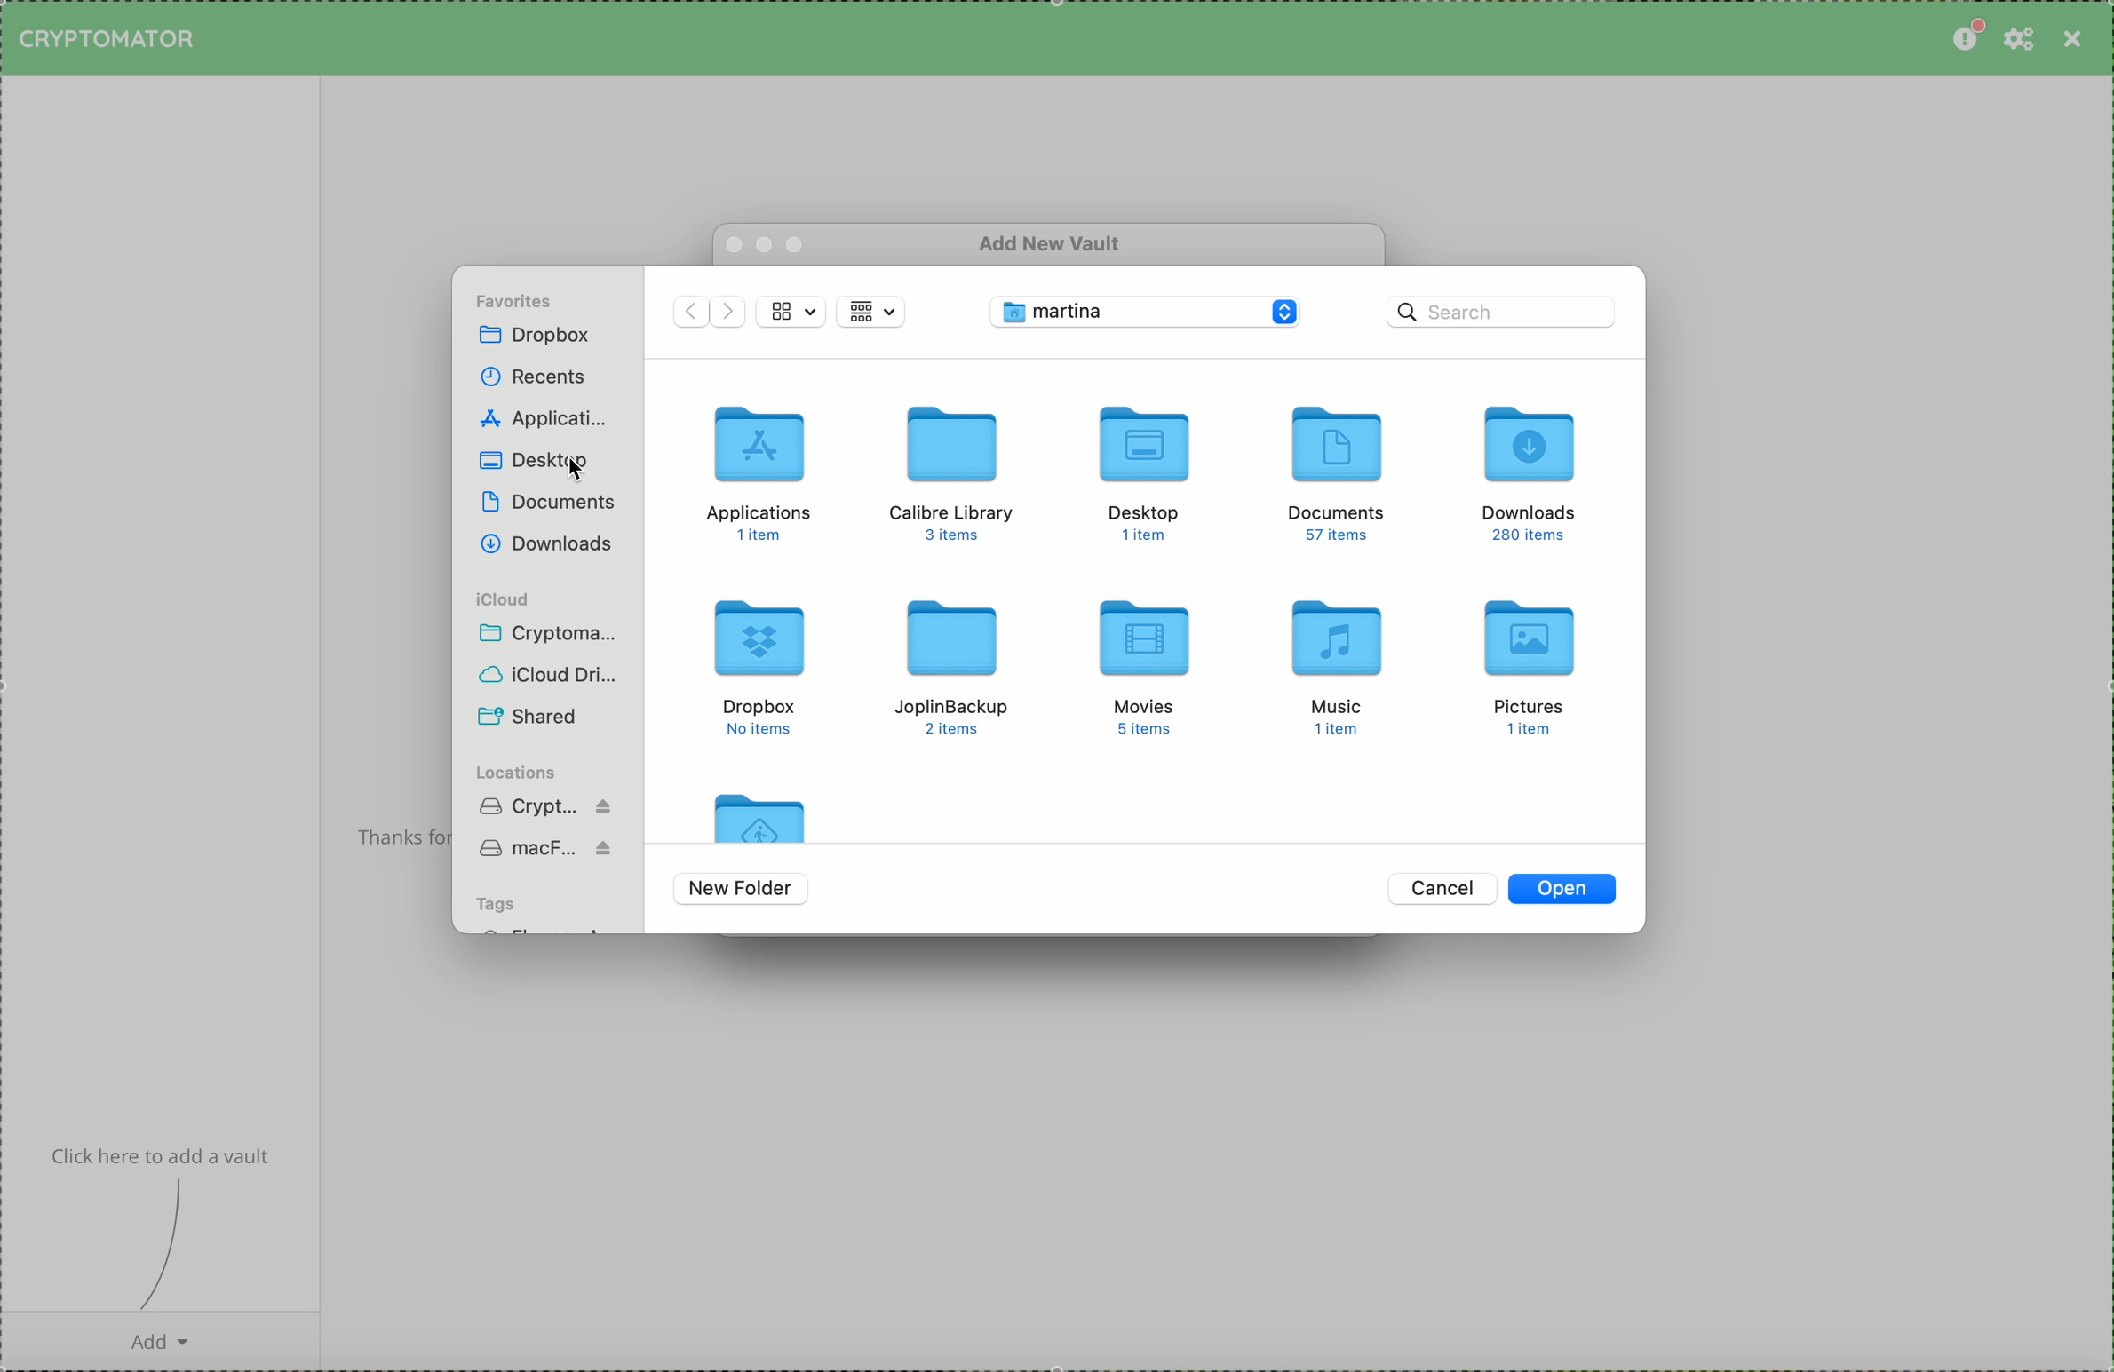  I want to click on picturesd, so click(1532, 669).